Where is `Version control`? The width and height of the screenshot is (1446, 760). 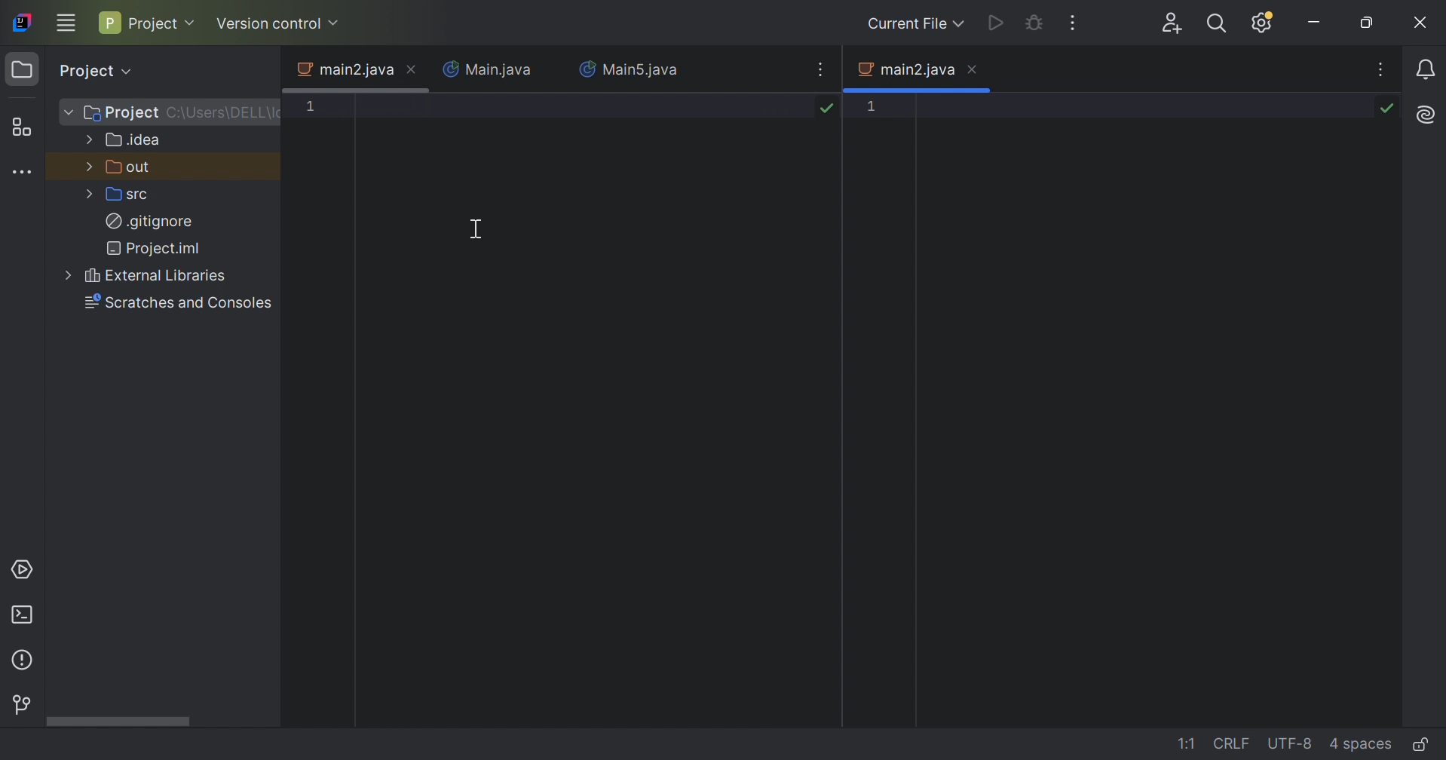 Version control is located at coordinates (18, 706).